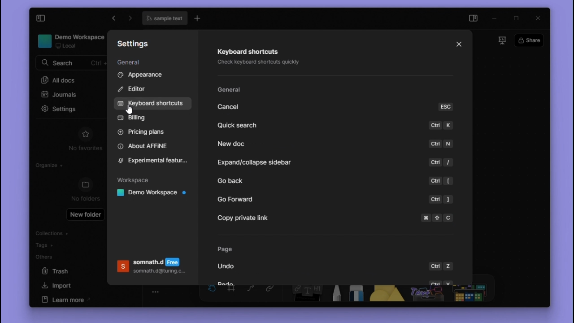 This screenshot has width=574, height=323. I want to click on import, so click(69, 285).